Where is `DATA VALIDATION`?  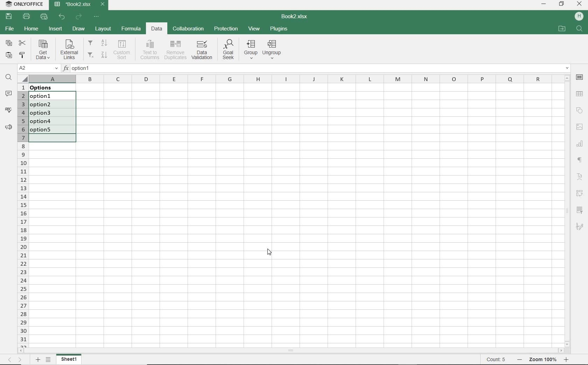
DATA VALIDATION is located at coordinates (202, 50).